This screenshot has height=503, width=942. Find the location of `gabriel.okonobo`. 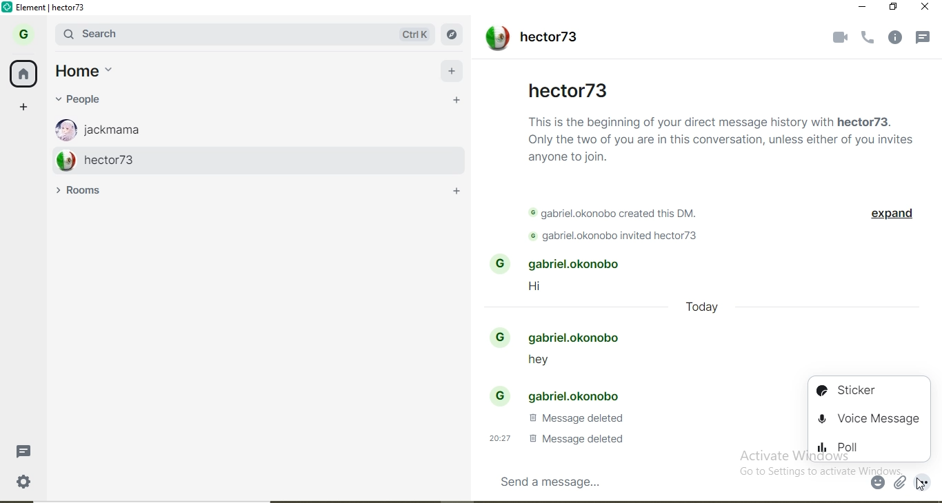

gabriel.okonobo is located at coordinates (559, 394).